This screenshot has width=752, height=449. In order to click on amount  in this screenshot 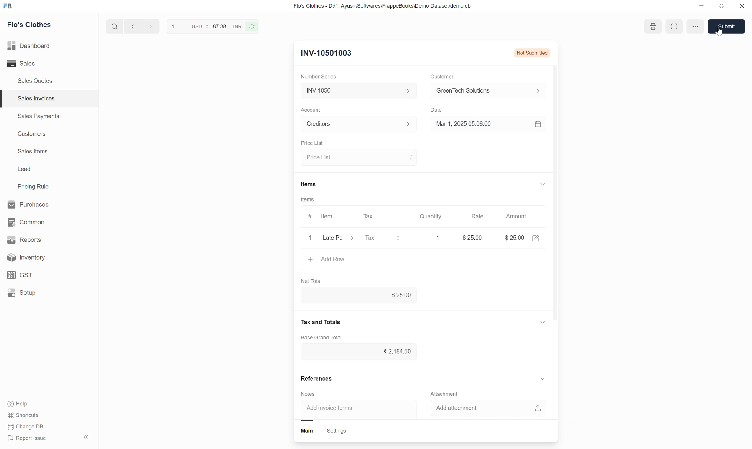, I will do `click(512, 238)`.